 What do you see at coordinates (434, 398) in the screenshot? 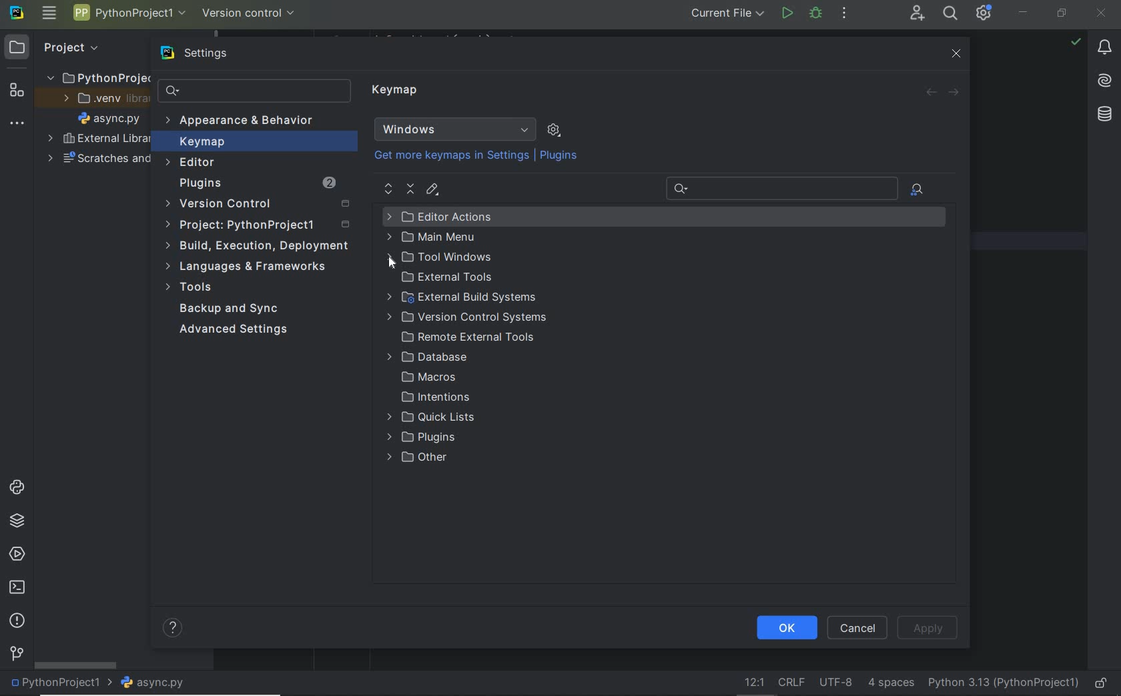
I see `Intentions` at bounding box center [434, 398].